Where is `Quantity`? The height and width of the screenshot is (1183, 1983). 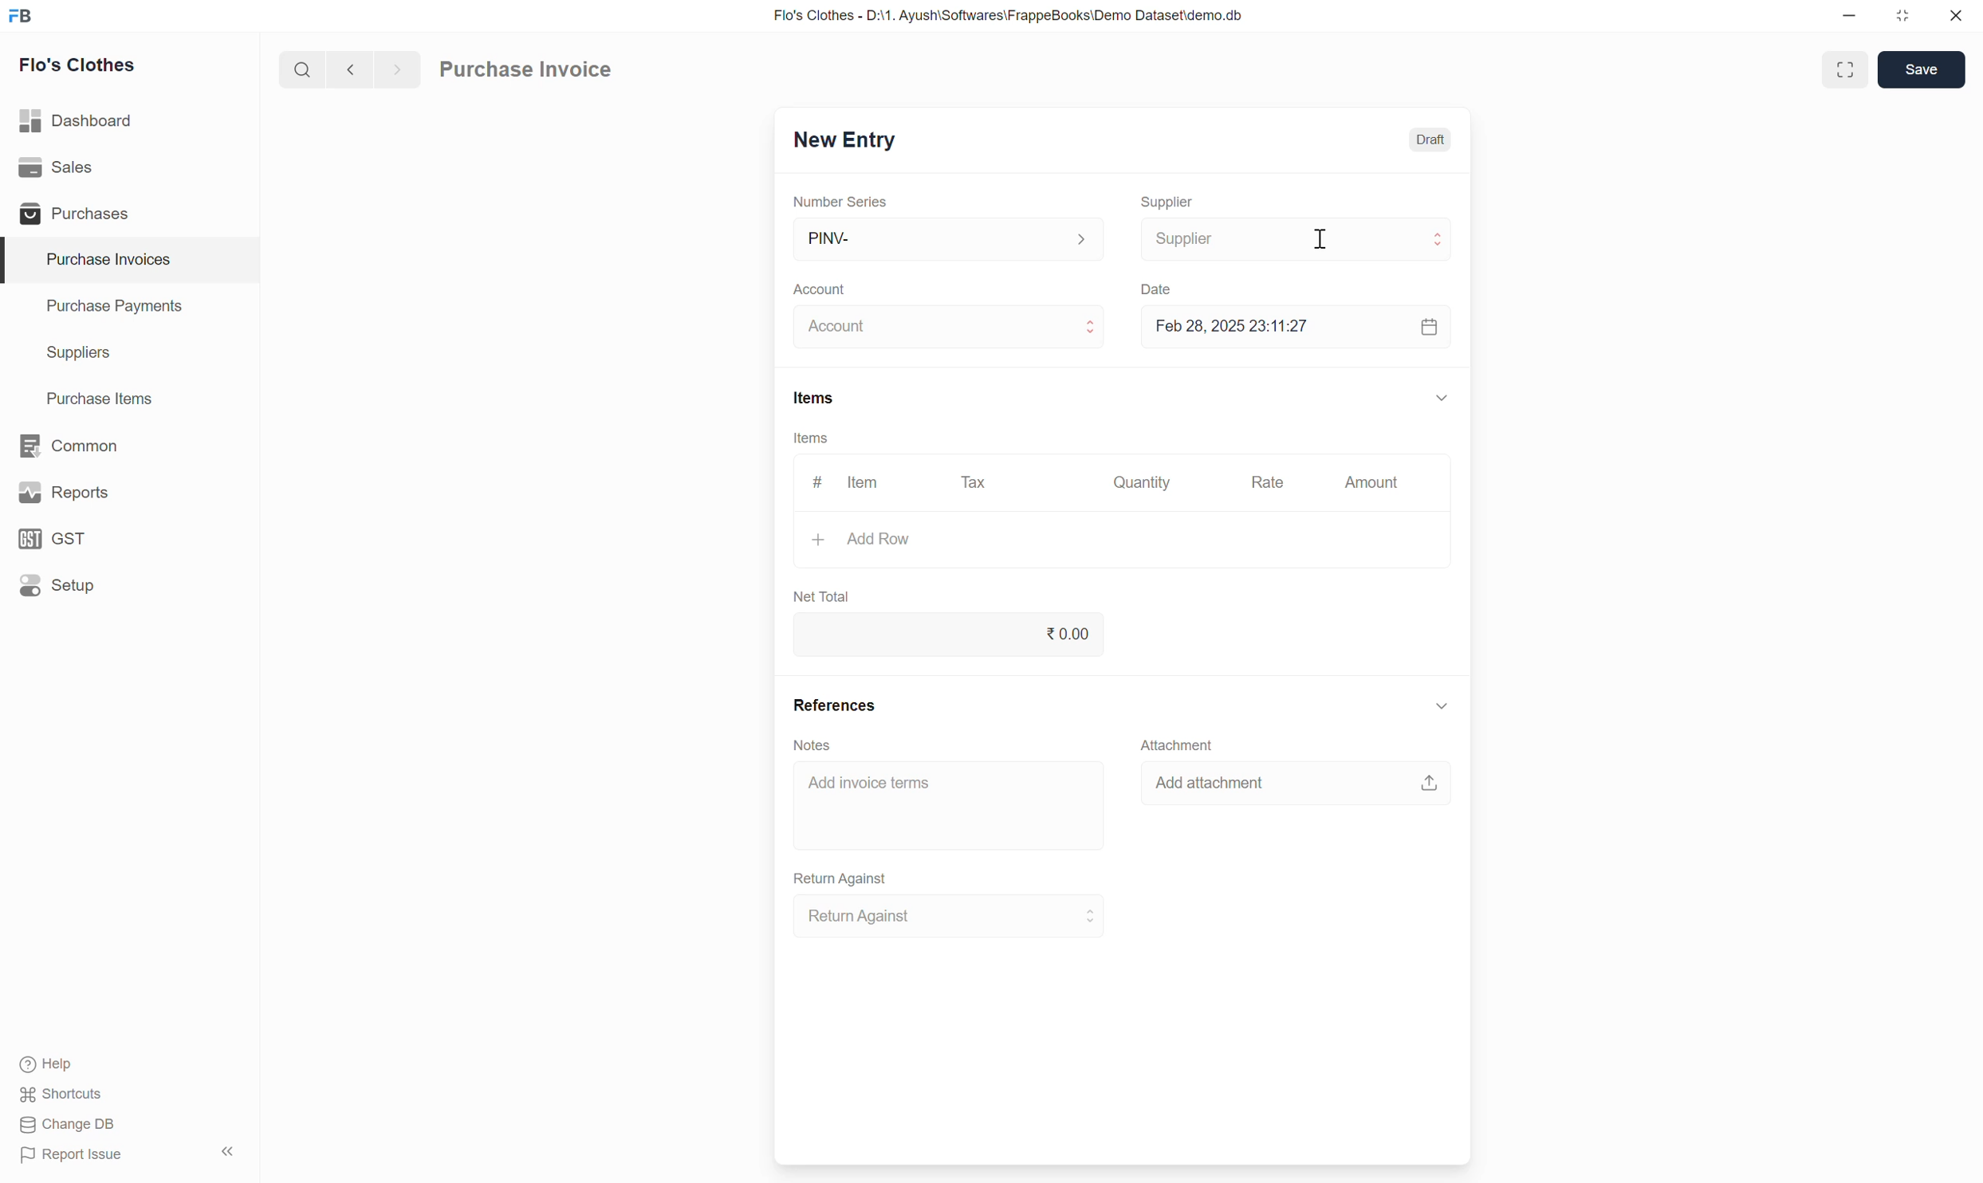
Quantity is located at coordinates (1143, 481).